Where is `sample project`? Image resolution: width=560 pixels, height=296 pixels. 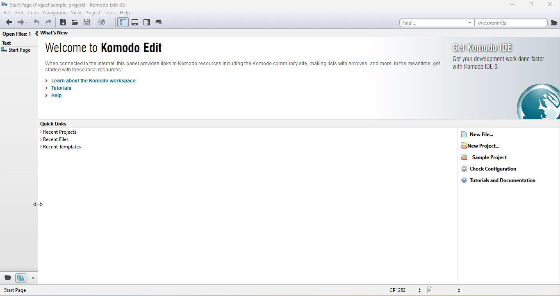
sample project is located at coordinates (484, 157).